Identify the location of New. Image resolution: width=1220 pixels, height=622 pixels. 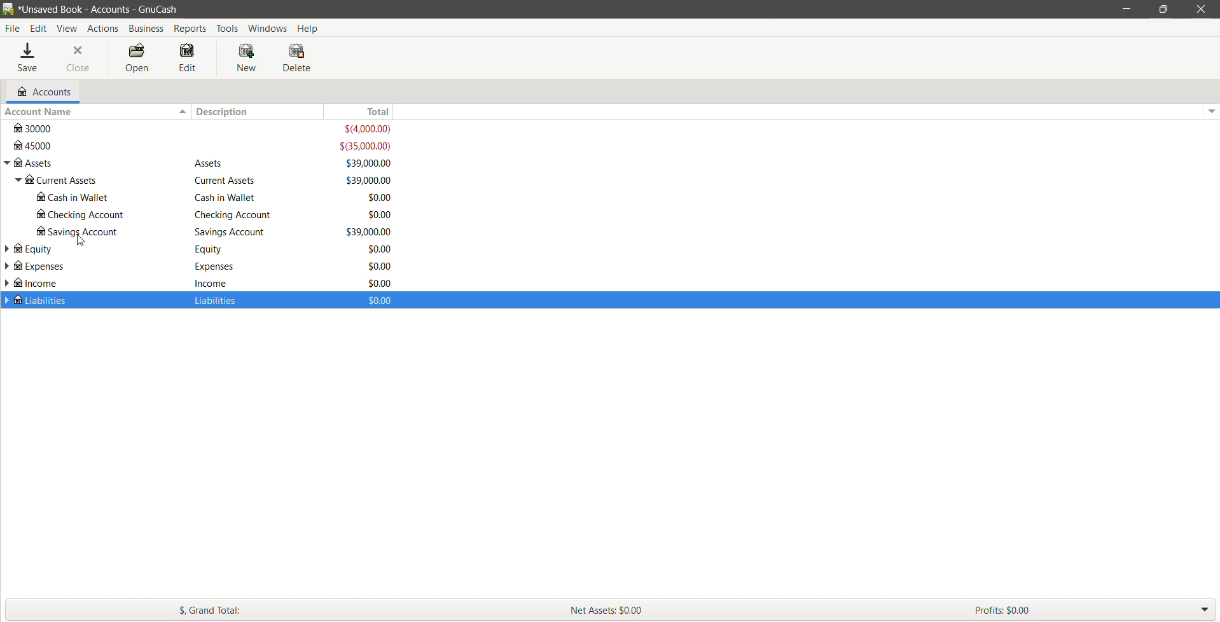
(247, 57).